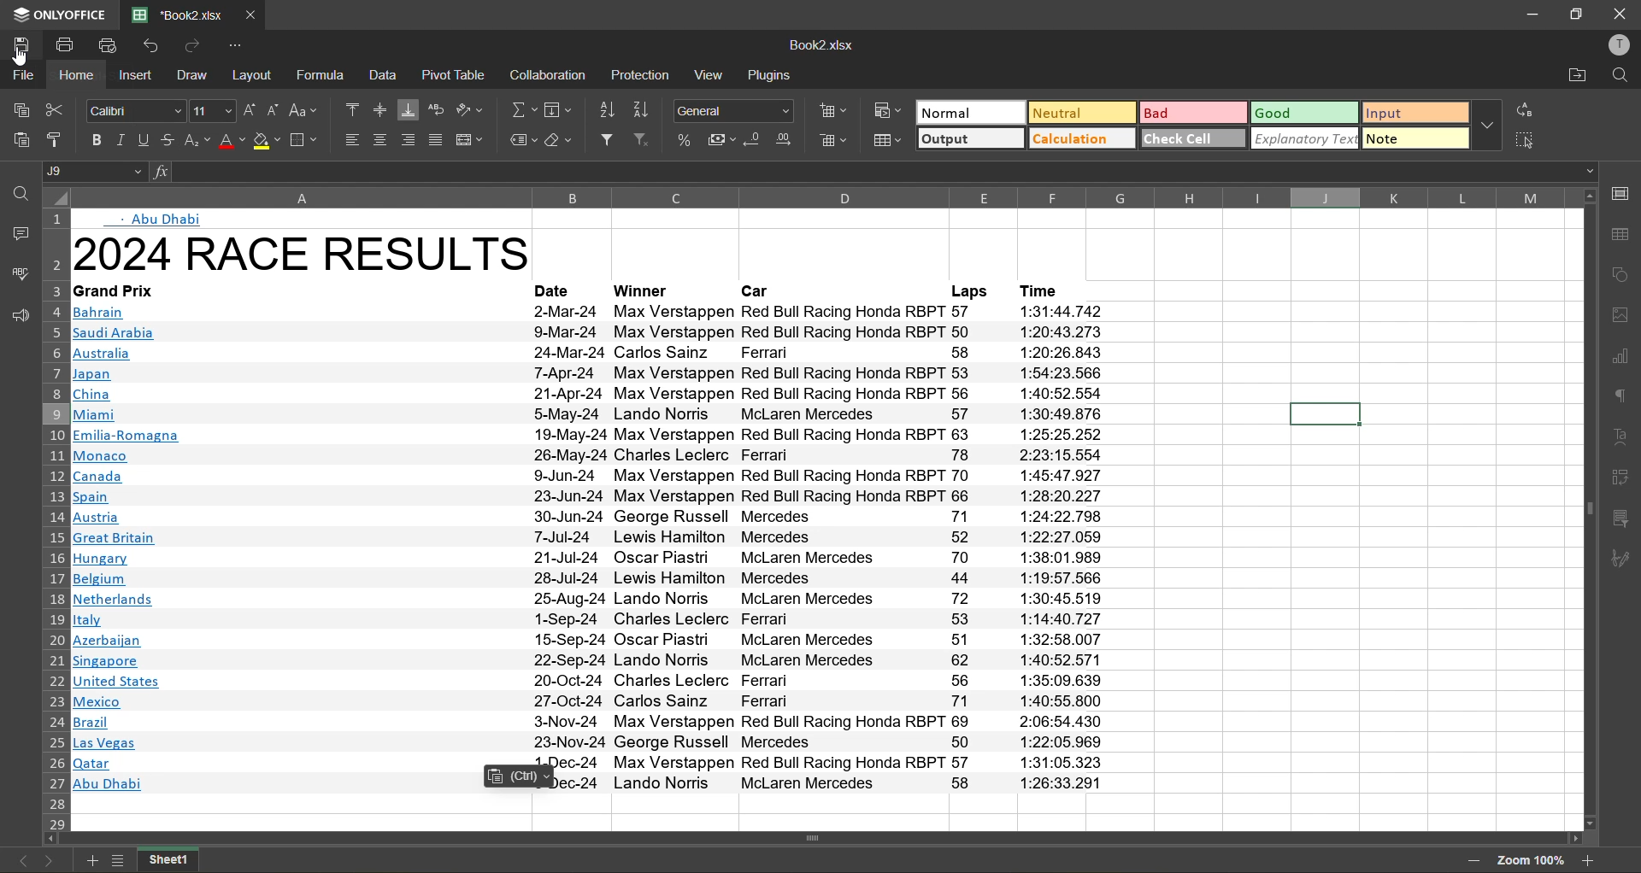 This screenshot has width=1641, height=873. What do you see at coordinates (593, 661) in the screenshot?
I see `text info` at bounding box center [593, 661].